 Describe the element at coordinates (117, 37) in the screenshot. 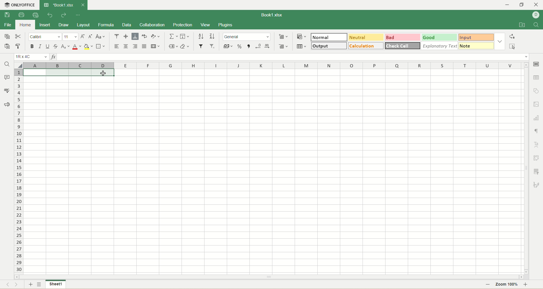

I see `align top` at that location.